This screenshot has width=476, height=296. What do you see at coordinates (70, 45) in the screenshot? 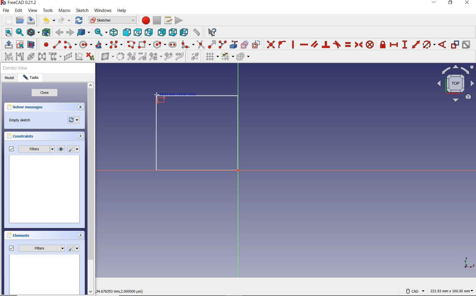
I see `create arc` at bounding box center [70, 45].